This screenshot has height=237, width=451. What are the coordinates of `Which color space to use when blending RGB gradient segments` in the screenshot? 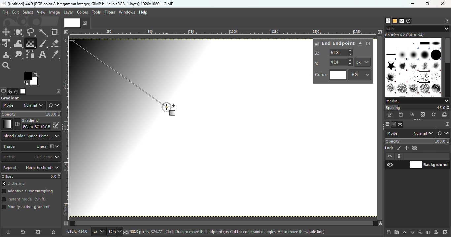 It's located at (30, 136).